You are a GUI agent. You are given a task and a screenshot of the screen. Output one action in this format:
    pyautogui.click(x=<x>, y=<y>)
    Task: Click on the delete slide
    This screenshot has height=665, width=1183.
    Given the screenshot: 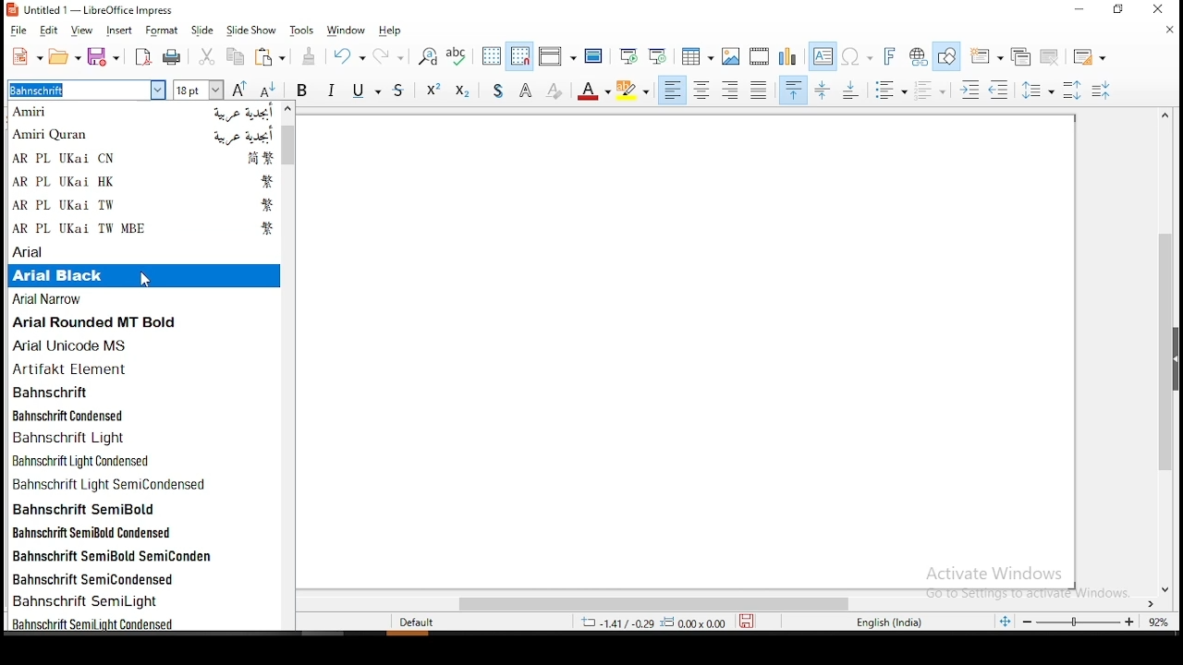 What is the action you would take?
    pyautogui.click(x=1049, y=58)
    